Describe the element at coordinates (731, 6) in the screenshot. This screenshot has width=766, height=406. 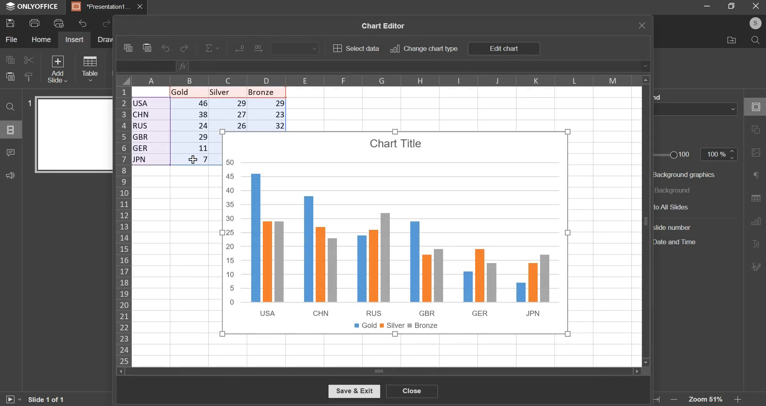
I see `full screen` at that location.